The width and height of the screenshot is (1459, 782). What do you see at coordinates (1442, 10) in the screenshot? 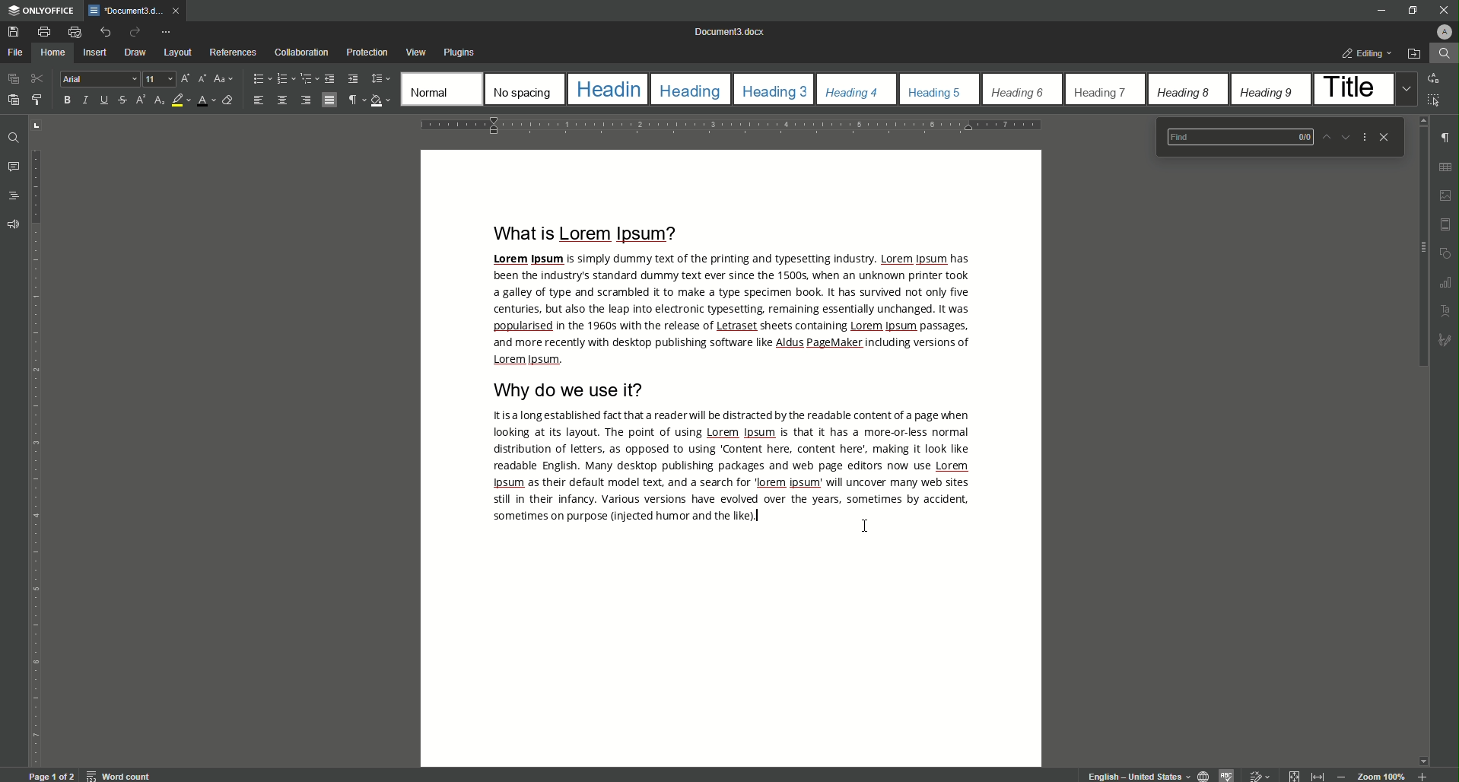
I see `Close` at bounding box center [1442, 10].